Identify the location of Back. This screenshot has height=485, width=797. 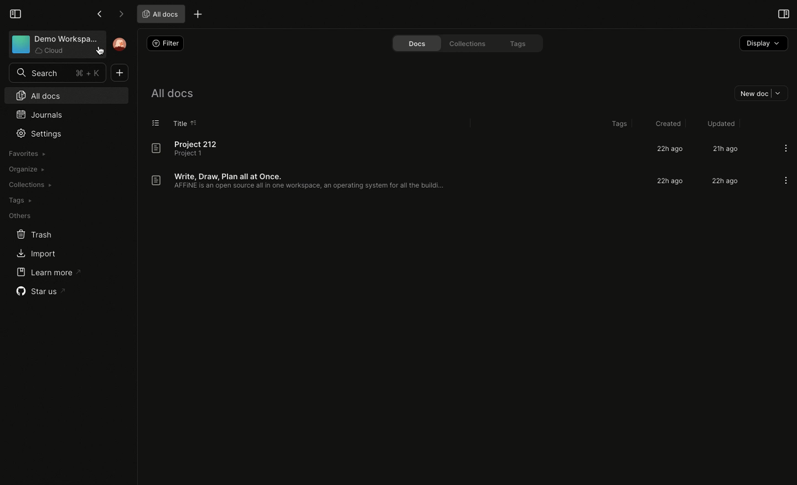
(99, 14).